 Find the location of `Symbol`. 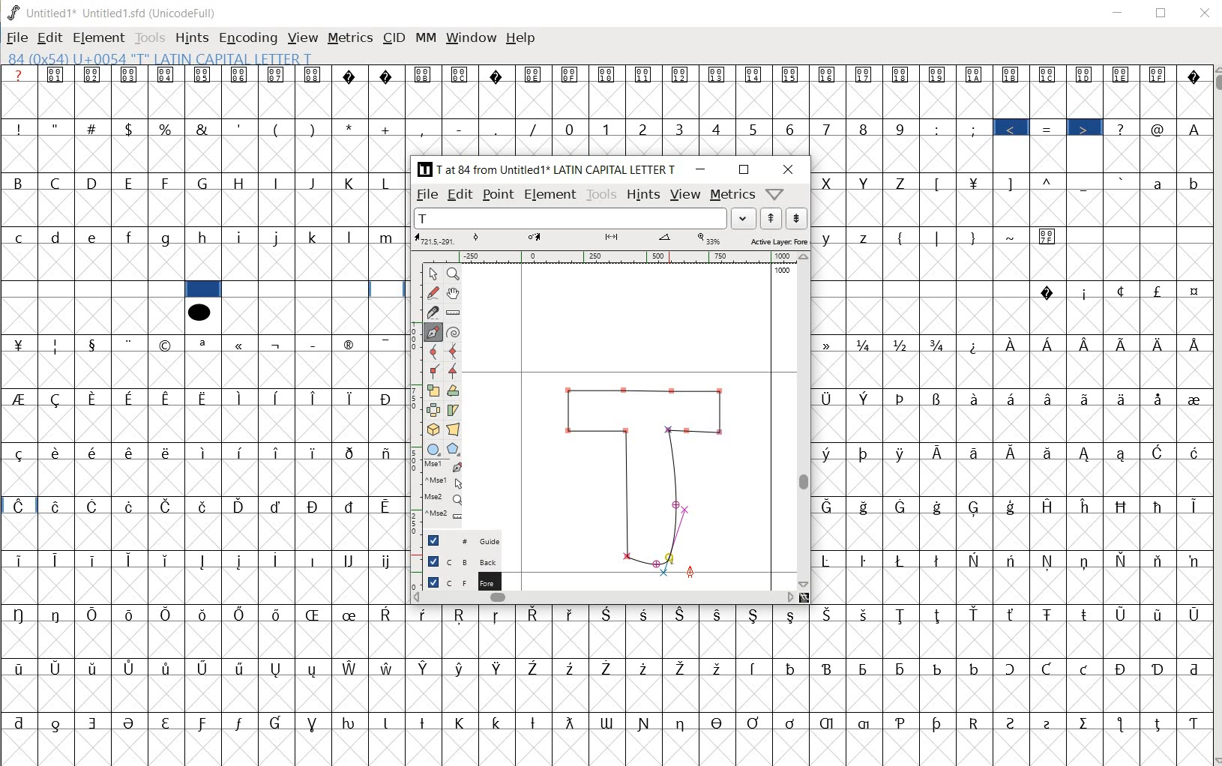

Symbol is located at coordinates (425, 614).